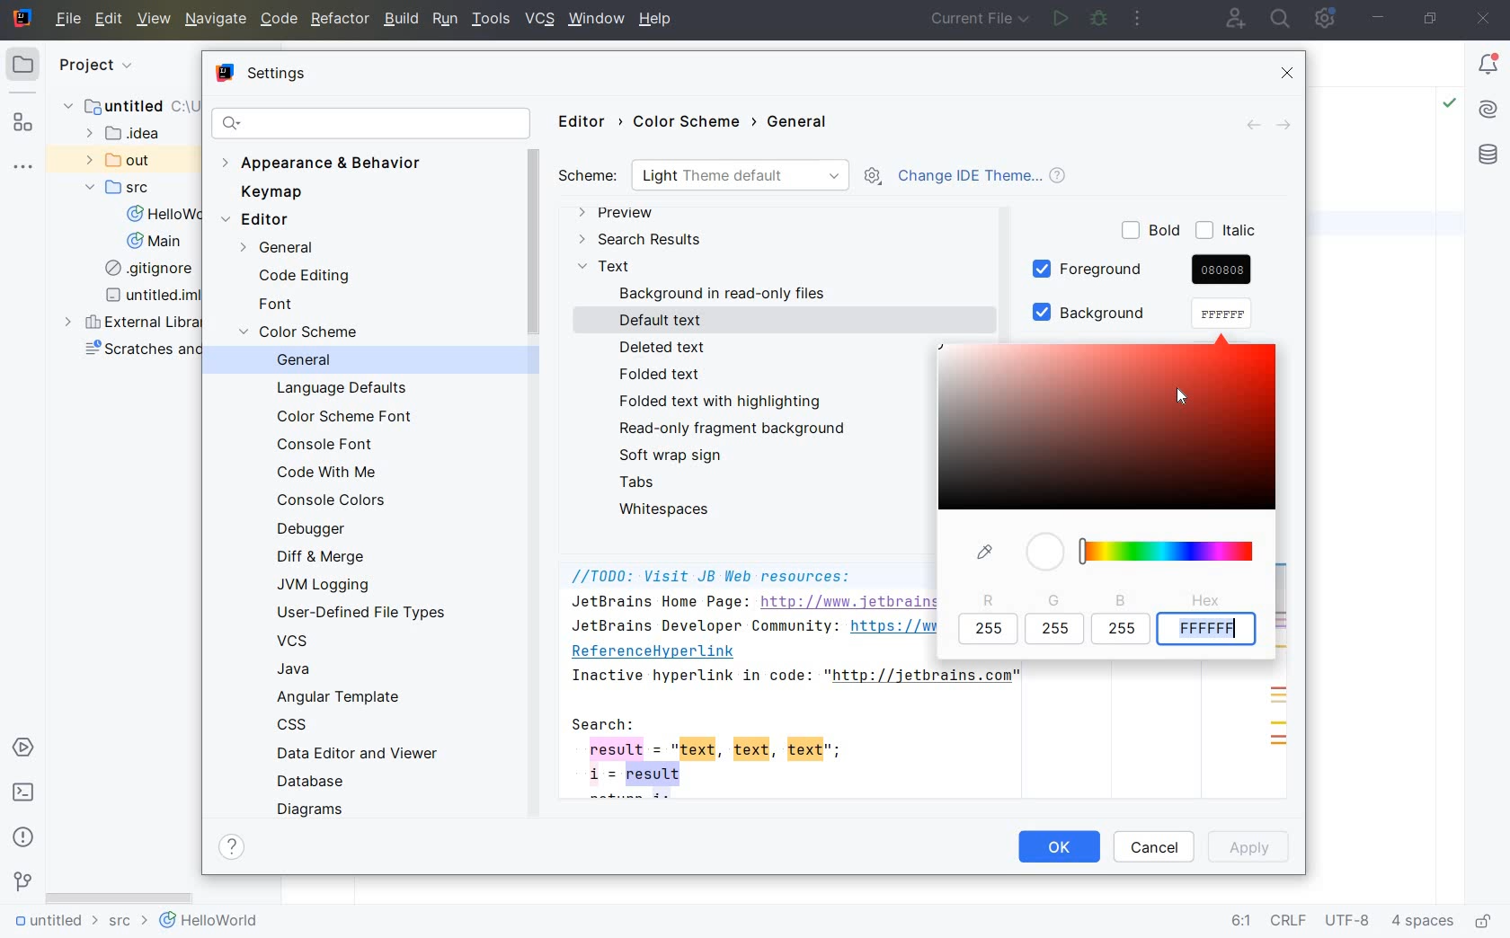 Image resolution: width=1510 pixels, height=938 pixels. I want to click on scratches and consoles, so click(142, 352).